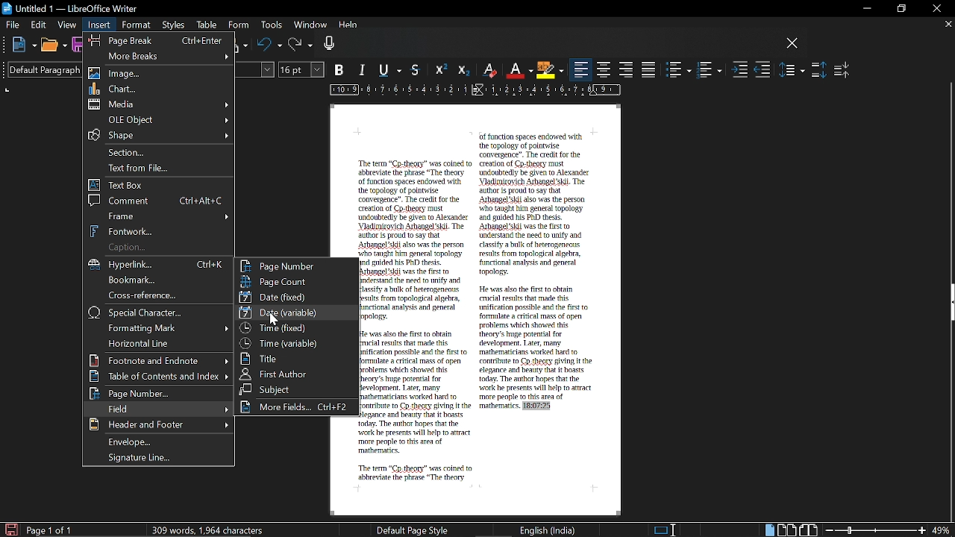 The height and width of the screenshot is (537, 955). I want to click on Comment, so click(158, 200).